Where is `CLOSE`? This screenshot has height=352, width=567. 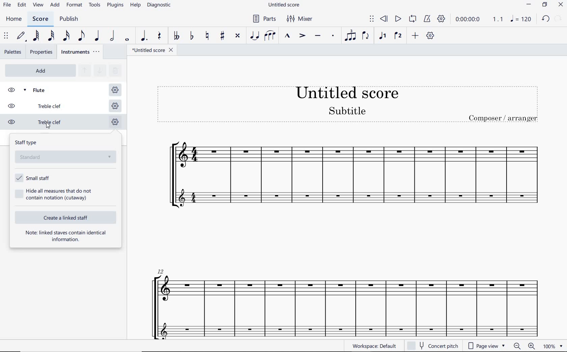
CLOSE is located at coordinates (561, 5).